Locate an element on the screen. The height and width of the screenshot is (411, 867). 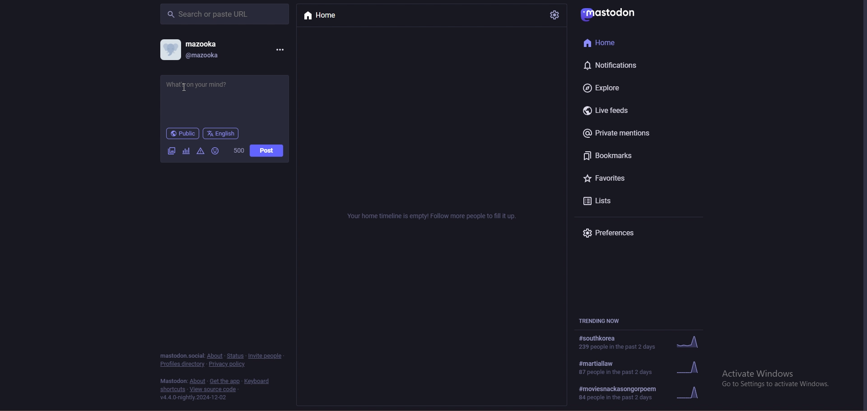
settings is located at coordinates (554, 15).